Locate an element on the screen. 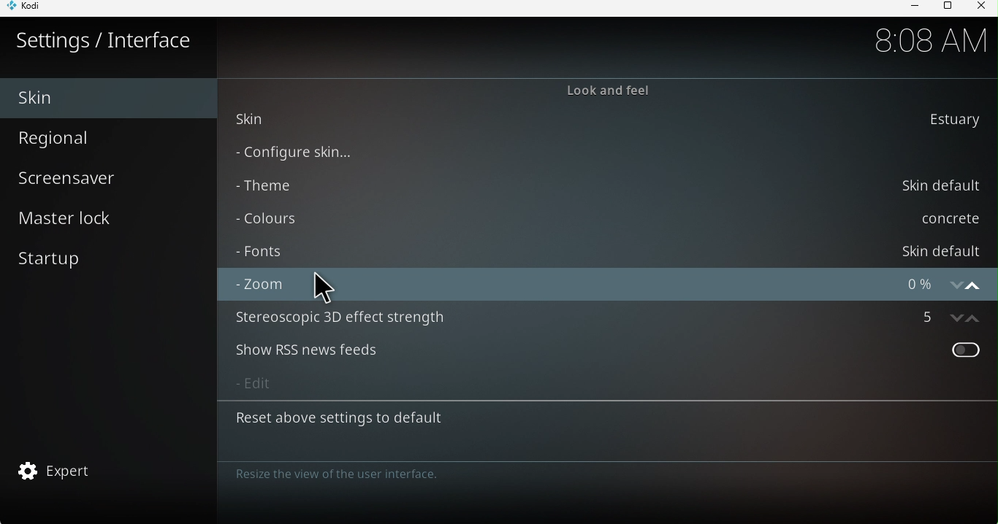 This screenshot has width=998, height=524. Edit is located at coordinates (606, 382).